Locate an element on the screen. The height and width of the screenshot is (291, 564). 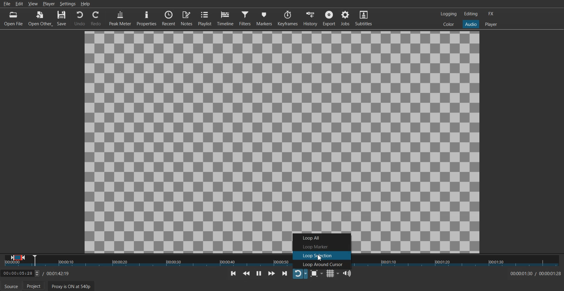
FX is located at coordinates (491, 14).